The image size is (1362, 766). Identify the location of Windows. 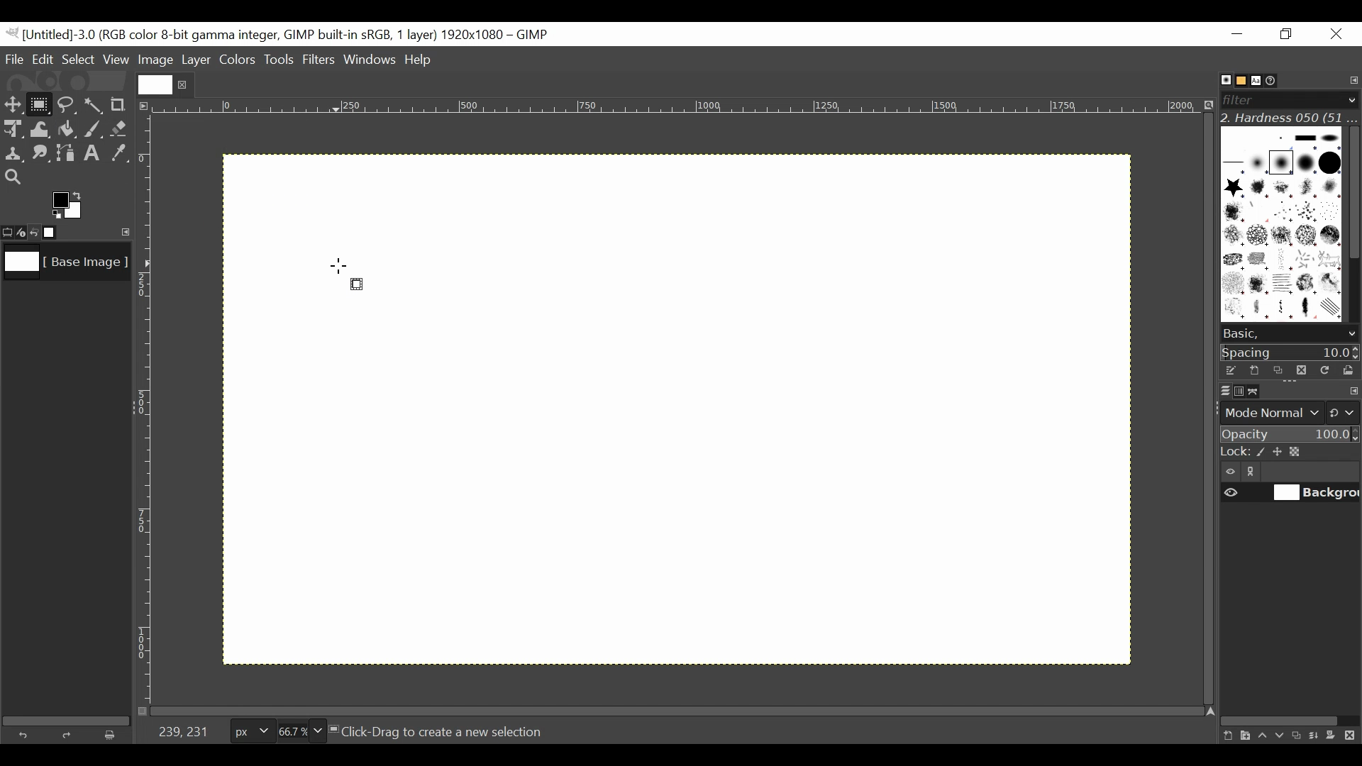
(371, 61).